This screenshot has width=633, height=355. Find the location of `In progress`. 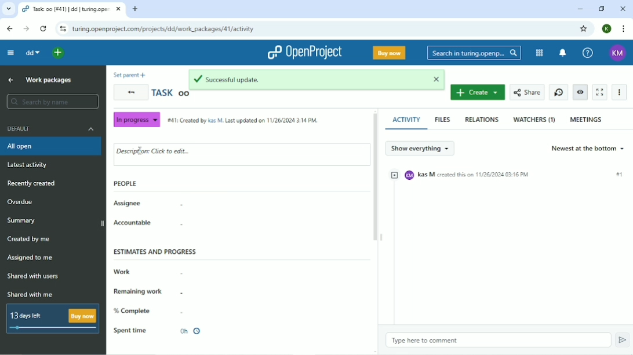

In progress is located at coordinates (136, 121).